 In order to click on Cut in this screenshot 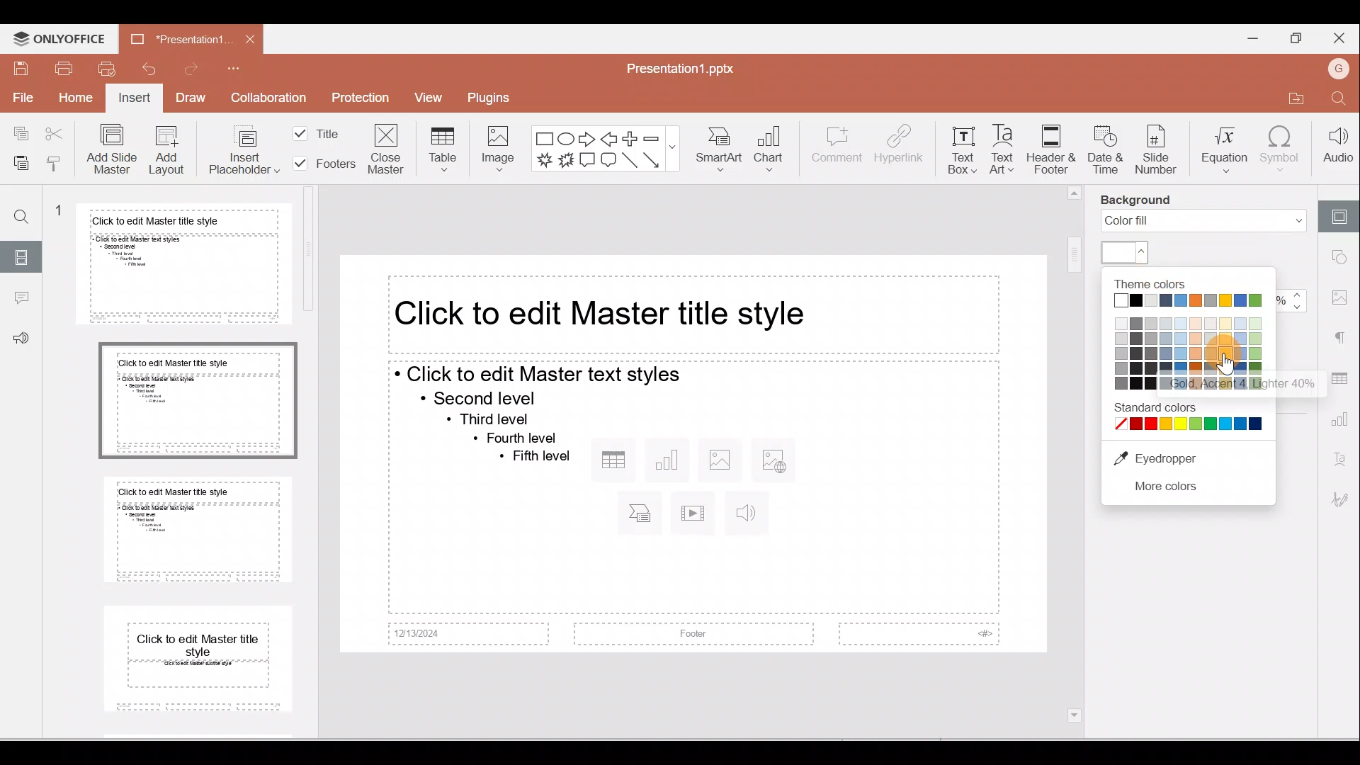, I will do `click(55, 133)`.